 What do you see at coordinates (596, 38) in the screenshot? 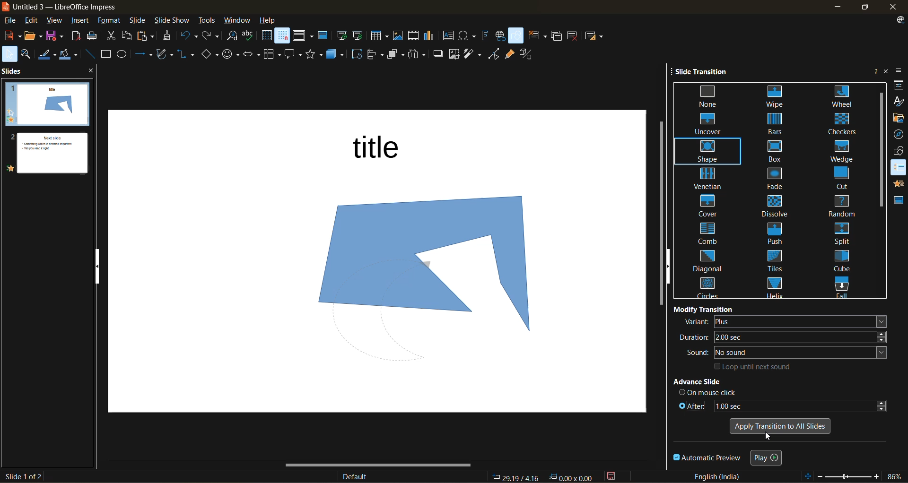
I see `slide layout` at bounding box center [596, 38].